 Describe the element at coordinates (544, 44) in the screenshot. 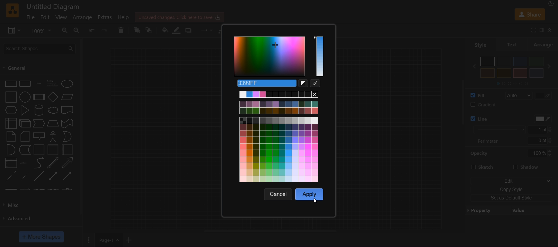

I see `arrange` at that location.